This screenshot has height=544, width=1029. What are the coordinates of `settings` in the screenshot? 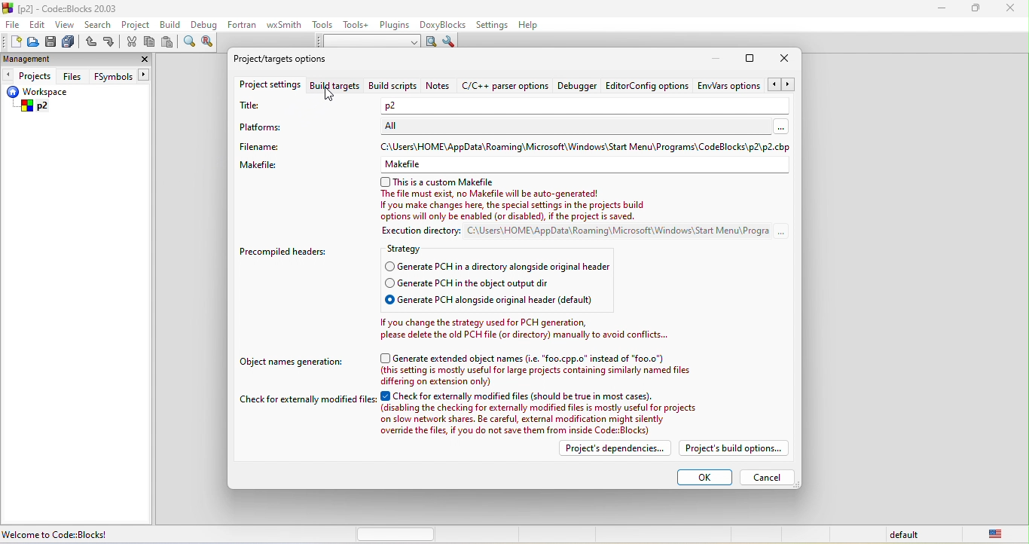 It's located at (493, 24).